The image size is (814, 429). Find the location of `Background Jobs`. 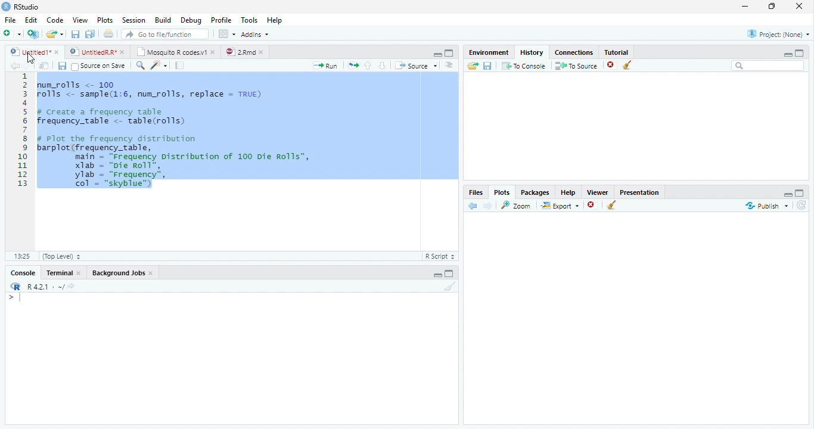

Background Jobs is located at coordinates (123, 272).